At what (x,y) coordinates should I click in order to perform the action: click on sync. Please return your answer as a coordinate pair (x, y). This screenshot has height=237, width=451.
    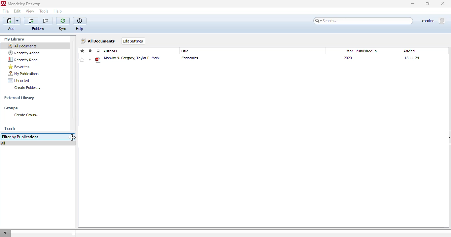
    Looking at the image, I should click on (63, 29).